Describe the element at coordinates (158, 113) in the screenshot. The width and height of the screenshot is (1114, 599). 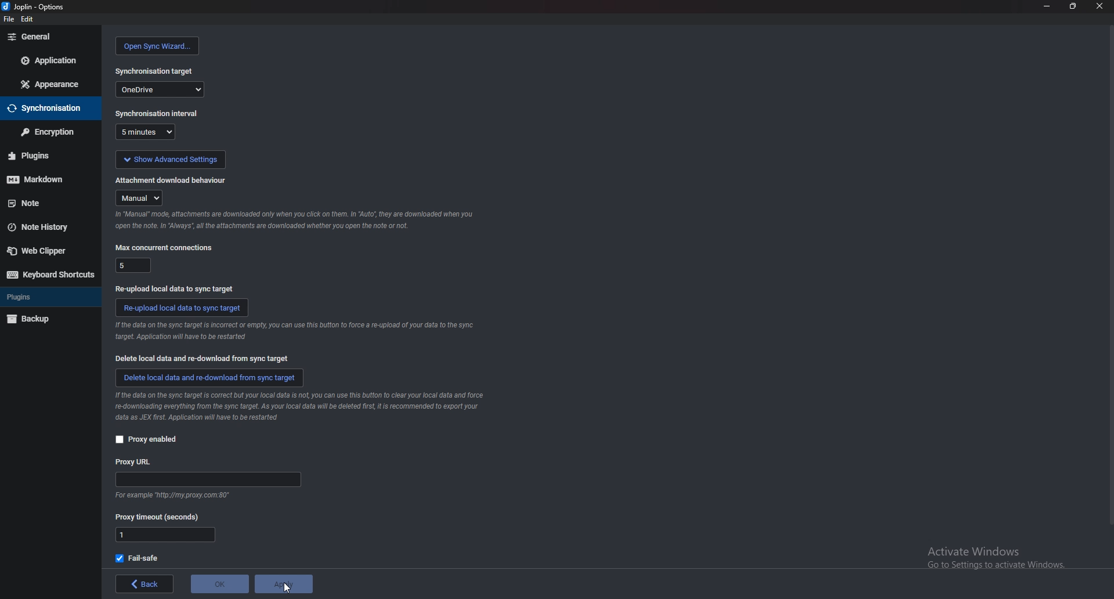
I see `sync interval` at that location.